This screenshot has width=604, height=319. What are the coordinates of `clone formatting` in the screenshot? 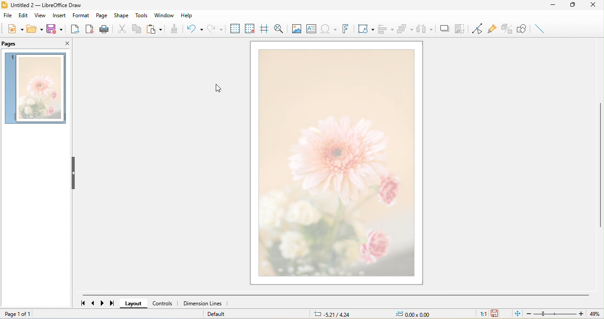 It's located at (174, 28).